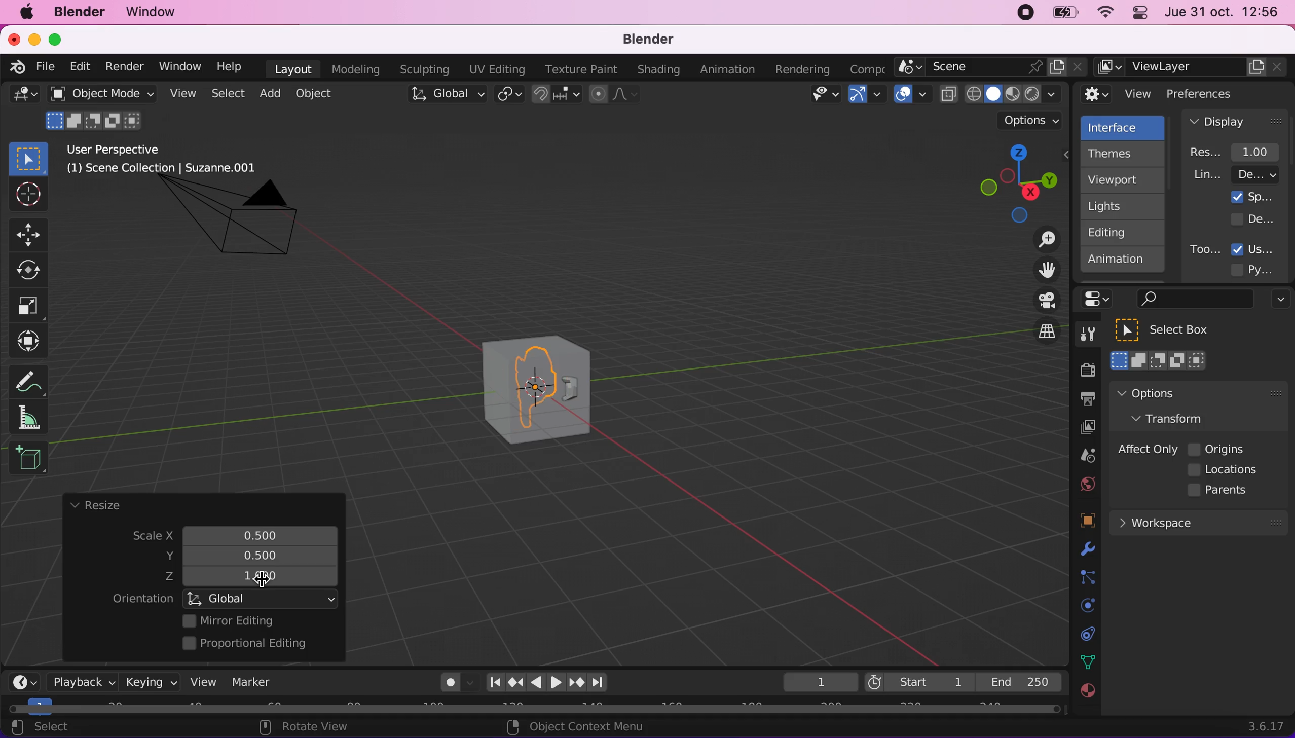 The width and height of the screenshot is (1295, 738). What do you see at coordinates (1085, 550) in the screenshot?
I see `physics` at bounding box center [1085, 550].